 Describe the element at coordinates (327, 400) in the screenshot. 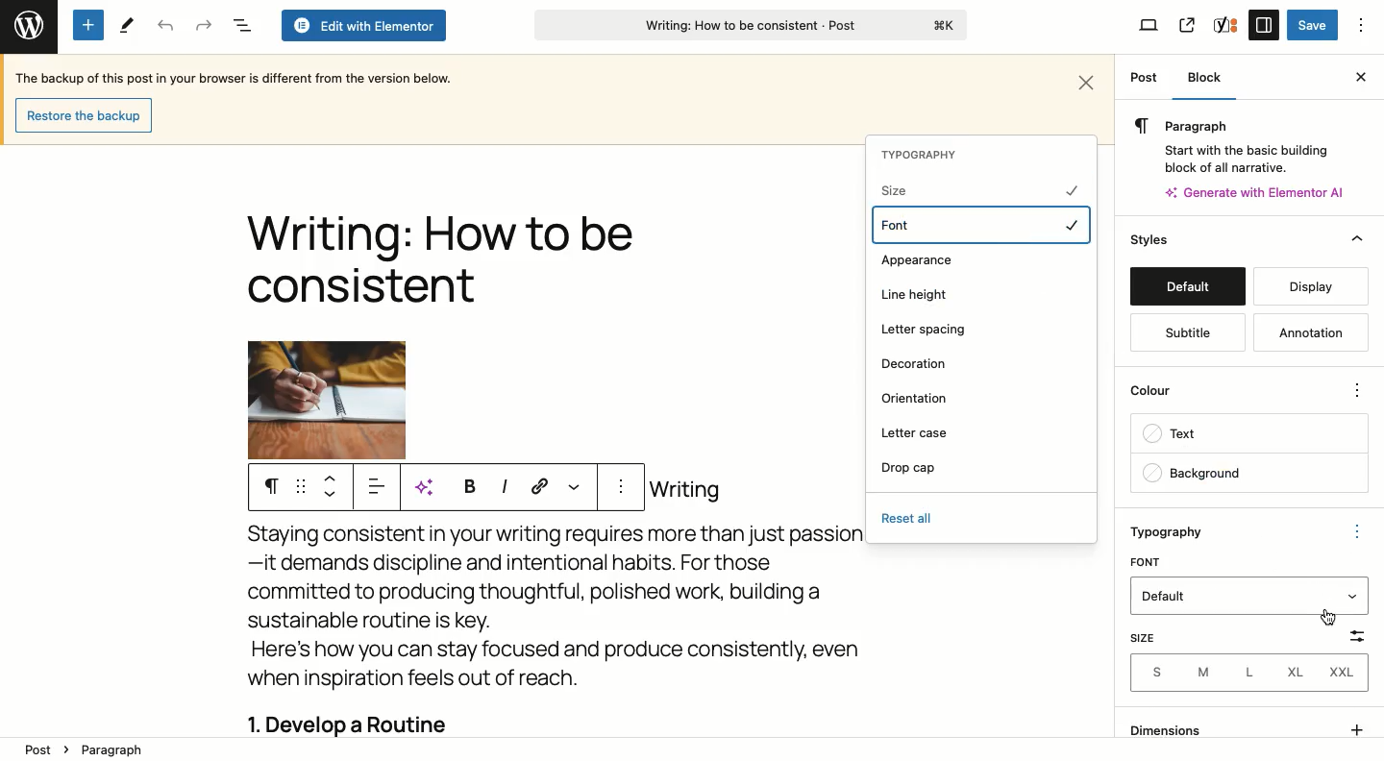

I see `Image` at that location.